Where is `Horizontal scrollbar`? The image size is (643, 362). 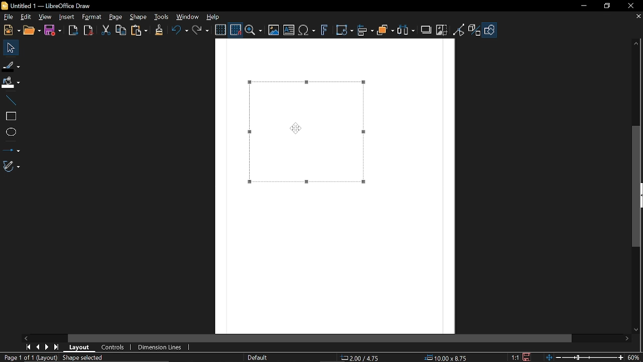 Horizontal scrollbar is located at coordinates (320, 338).